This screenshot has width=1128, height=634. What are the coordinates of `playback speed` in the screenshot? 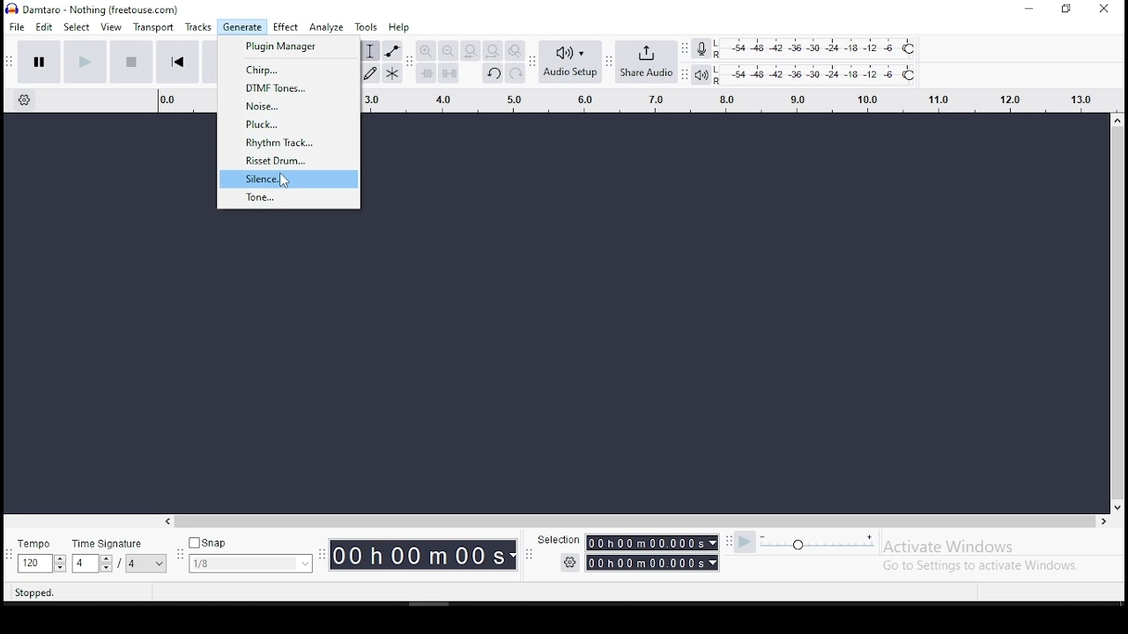 It's located at (815, 545).